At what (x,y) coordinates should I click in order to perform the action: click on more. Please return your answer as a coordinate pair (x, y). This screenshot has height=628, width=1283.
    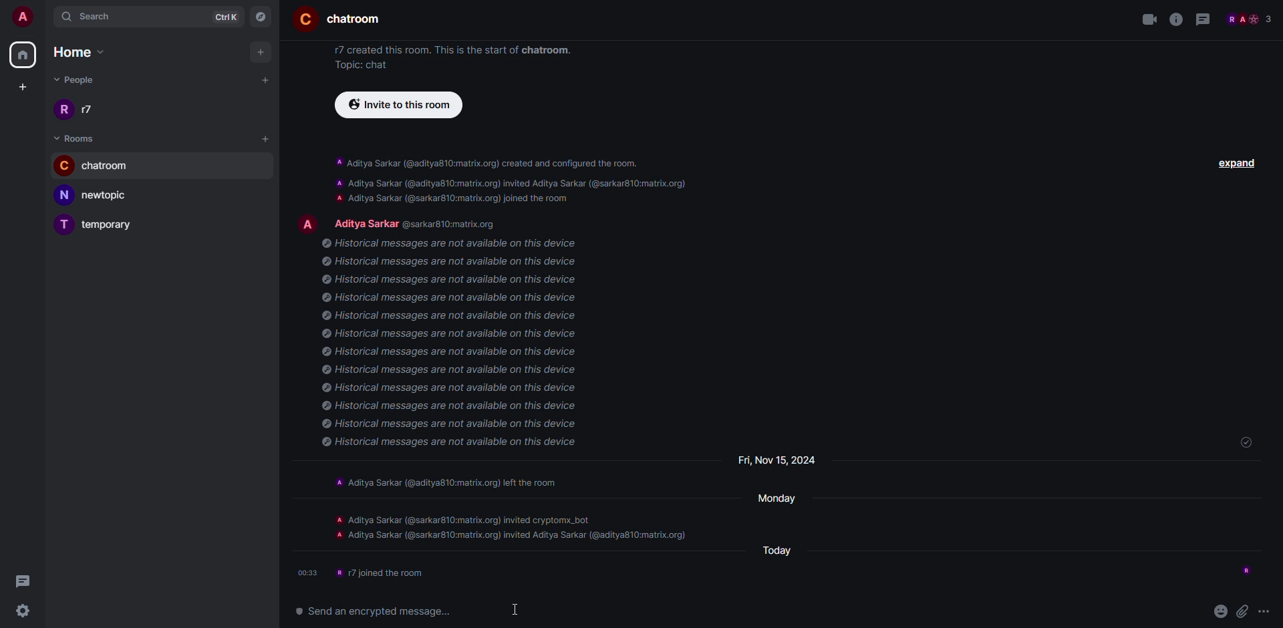
    Looking at the image, I should click on (1270, 609).